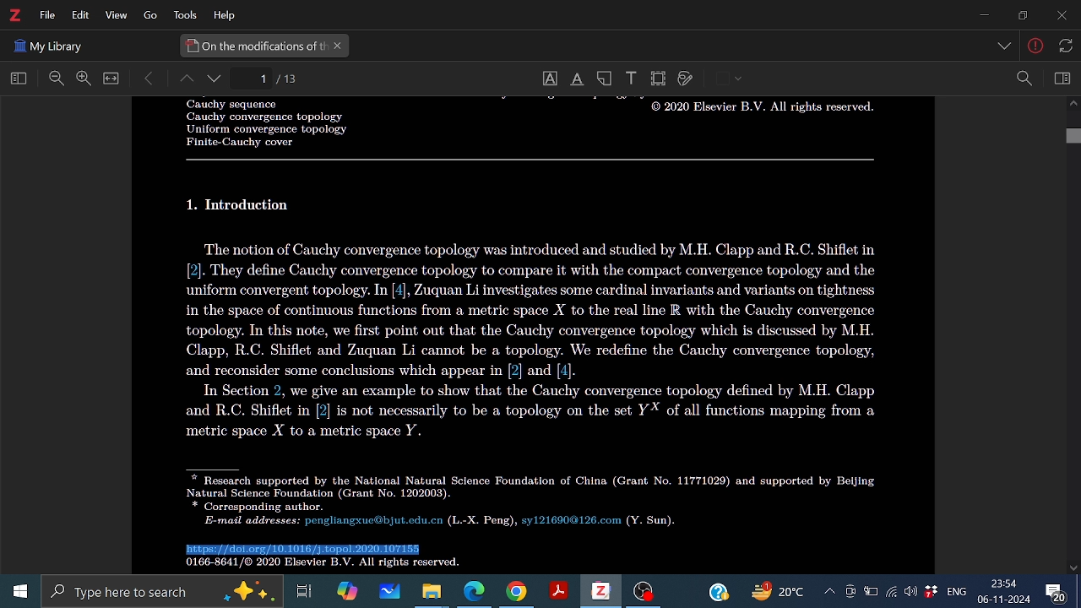  What do you see at coordinates (892, 592) in the screenshot?
I see `Internet access` at bounding box center [892, 592].